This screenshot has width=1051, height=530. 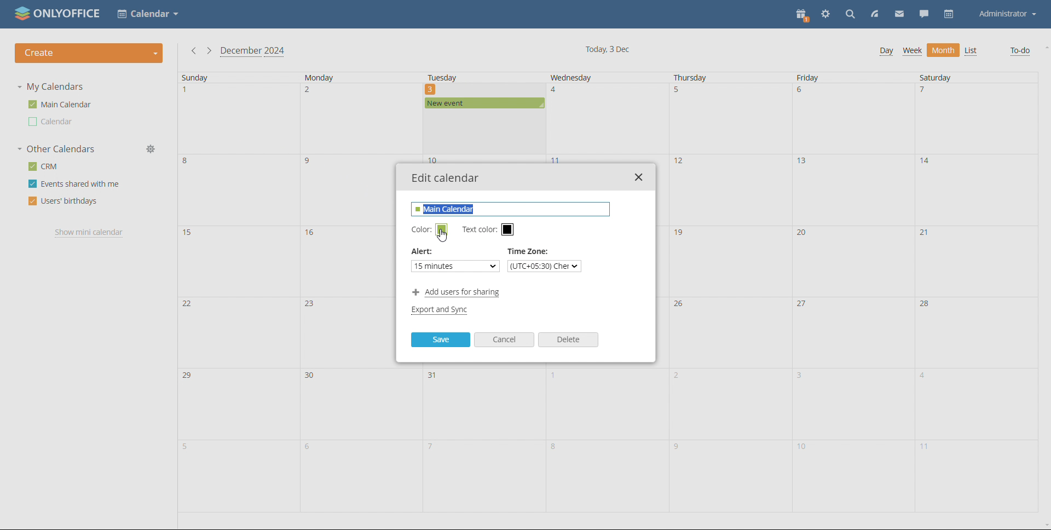 What do you see at coordinates (74, 184) in the screenshot?
I see `events shared with me` at bounding box center [74, 184].